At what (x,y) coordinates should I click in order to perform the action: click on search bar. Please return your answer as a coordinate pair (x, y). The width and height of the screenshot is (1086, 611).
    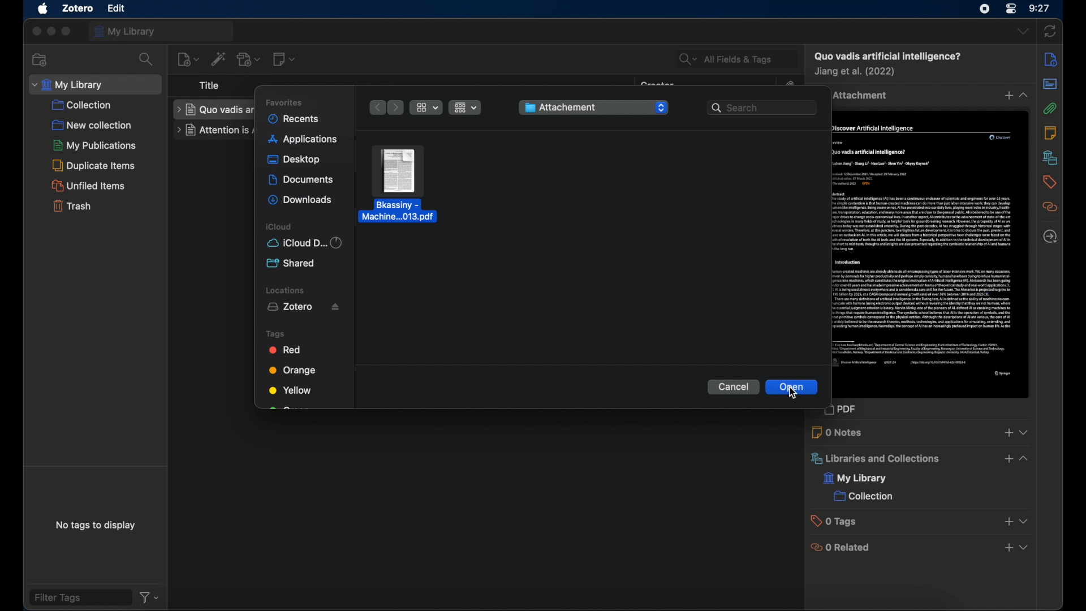
    Looking at the image, I should click on (762, 107).